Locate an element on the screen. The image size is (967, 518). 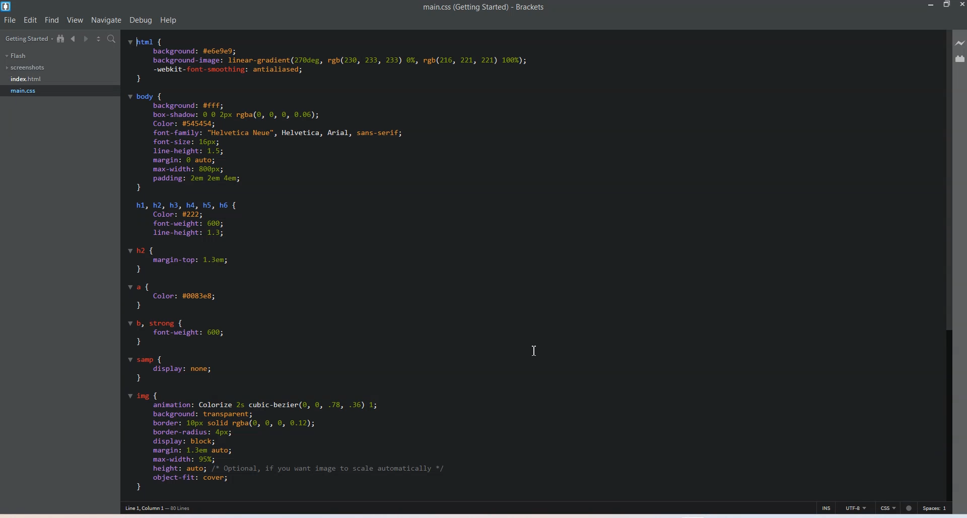
Extension Manager is located at coordinates (961, 58).